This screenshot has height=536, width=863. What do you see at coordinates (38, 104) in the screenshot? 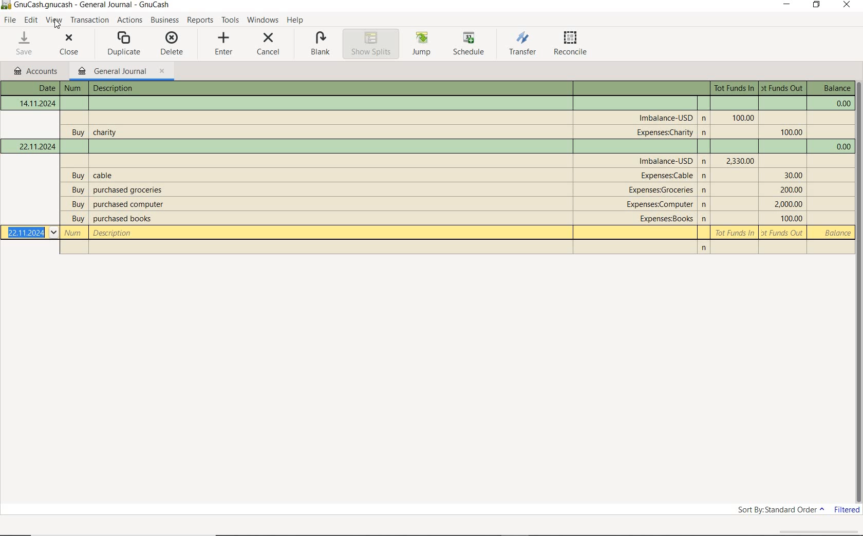
I see `Date` at bounding box center [38, 104].